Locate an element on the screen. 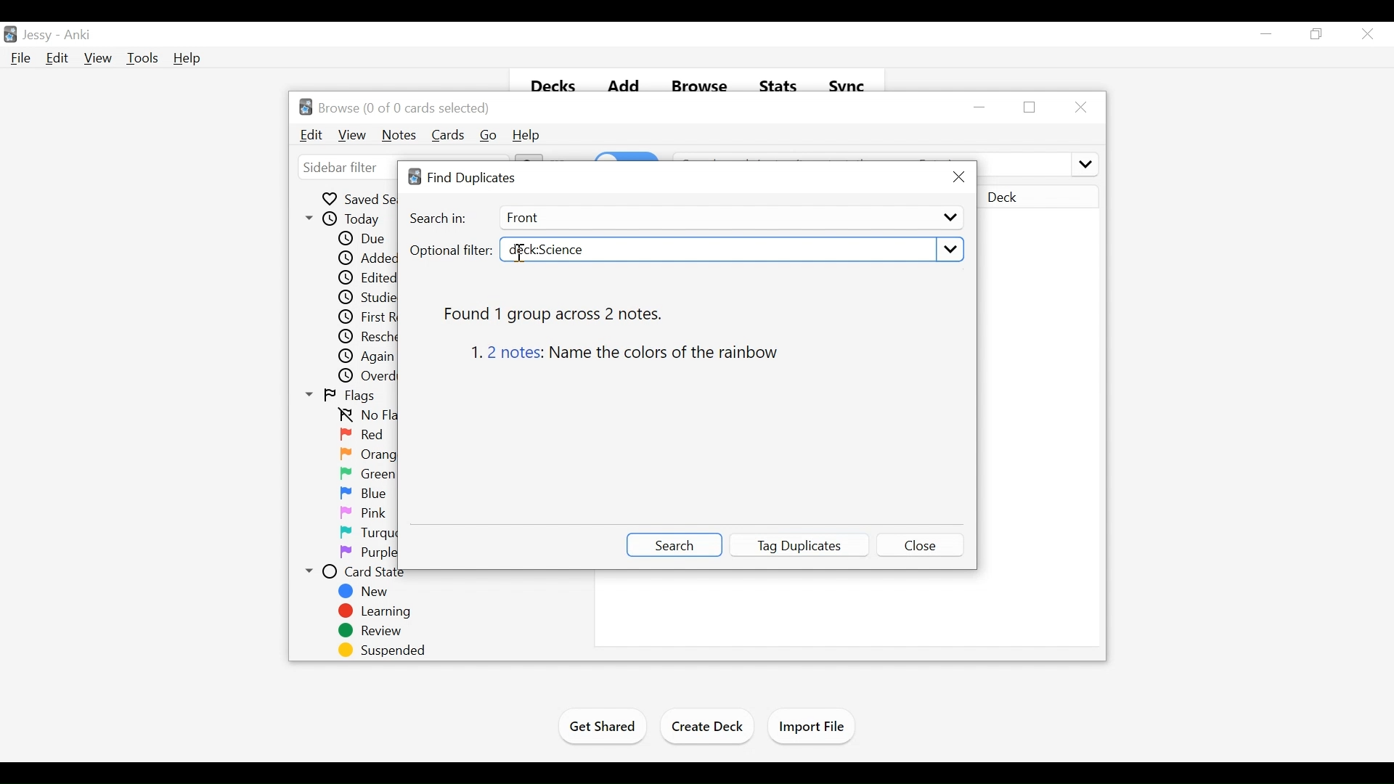  Rescheduled is located at coordinates (368, 337).